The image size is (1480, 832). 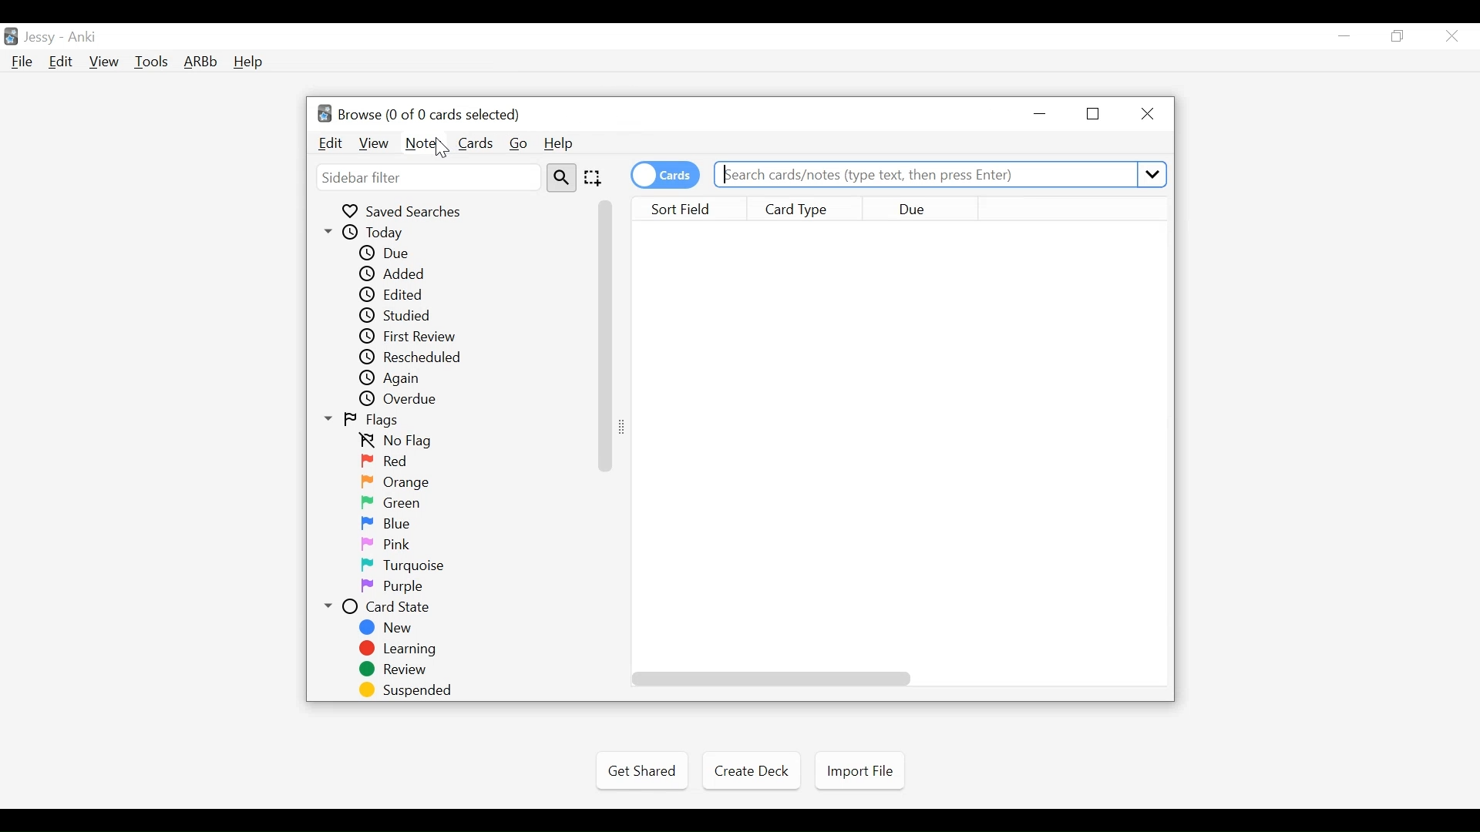 I want to click on Overdue, so click(x=402, y=398).